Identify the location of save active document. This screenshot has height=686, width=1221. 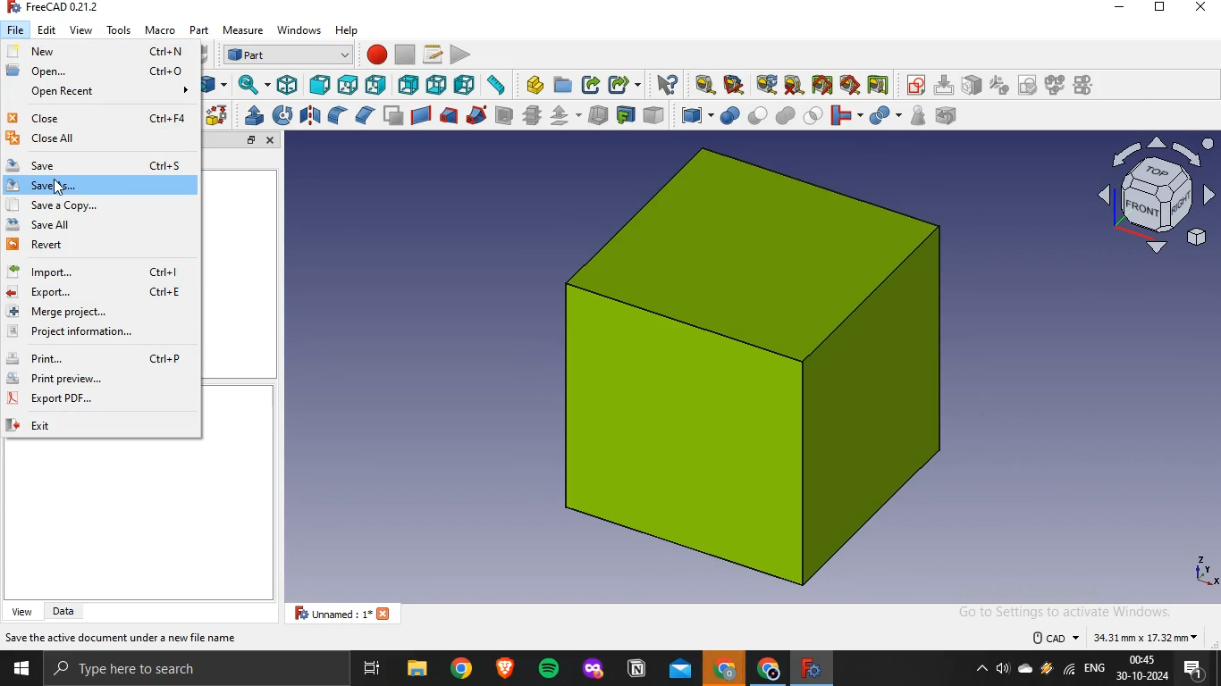
(125, 637).